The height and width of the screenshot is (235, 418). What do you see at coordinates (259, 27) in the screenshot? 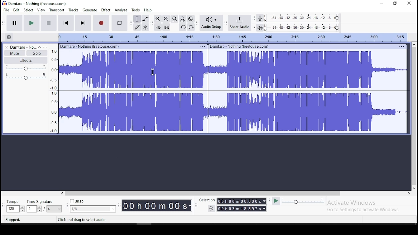
I see `playback meter` at bounding box center [259, 27].